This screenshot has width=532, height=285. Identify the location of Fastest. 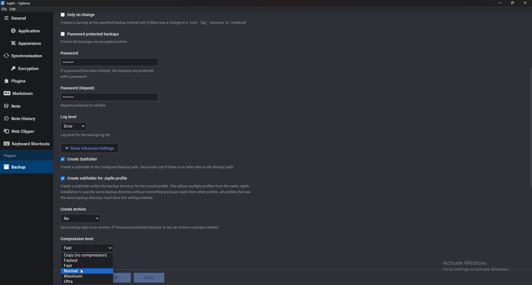
(85, 260).